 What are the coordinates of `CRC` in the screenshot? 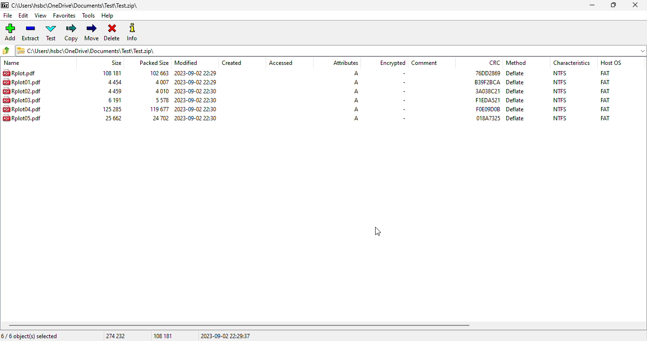 It's located at (495, 63).